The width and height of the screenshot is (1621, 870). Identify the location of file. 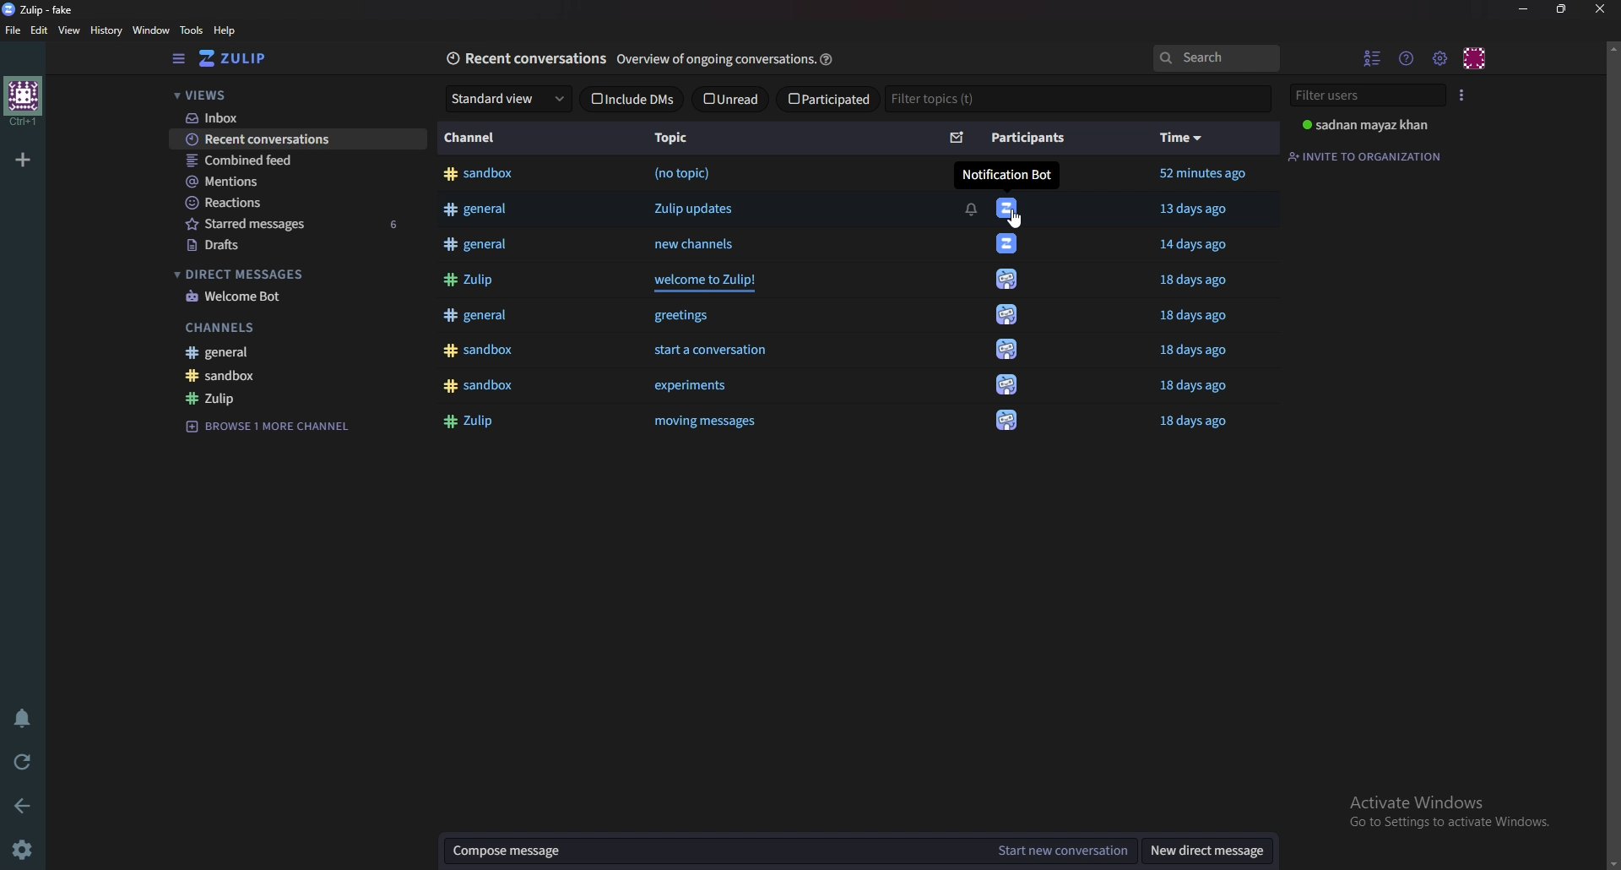
(16, 30).